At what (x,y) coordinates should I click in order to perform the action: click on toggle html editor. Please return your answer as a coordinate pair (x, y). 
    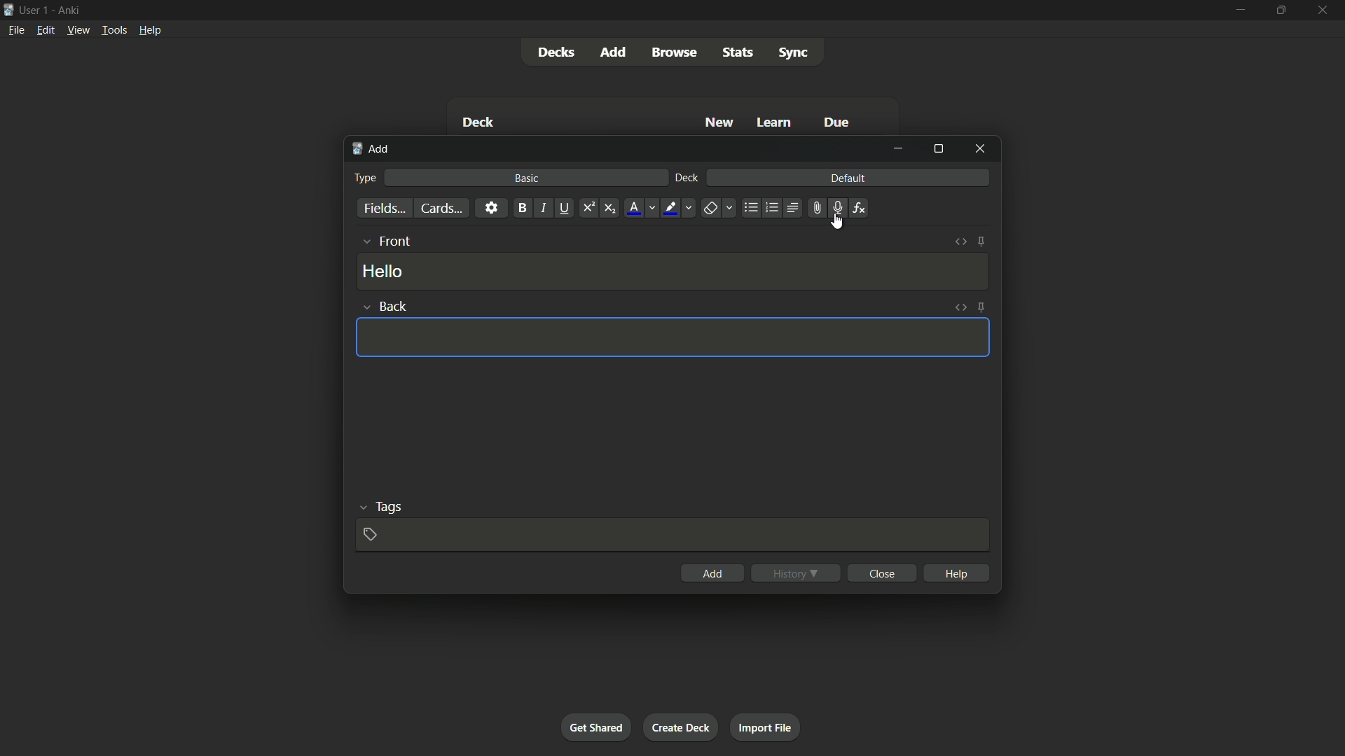
    Looking at the image, I should click on (960, 241).